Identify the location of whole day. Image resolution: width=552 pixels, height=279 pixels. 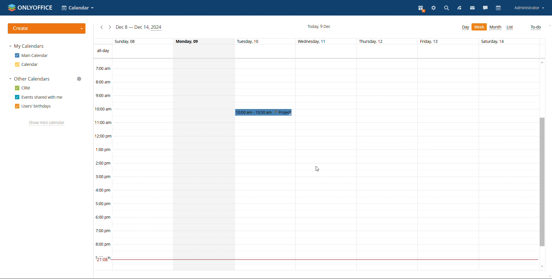
(204, 164).